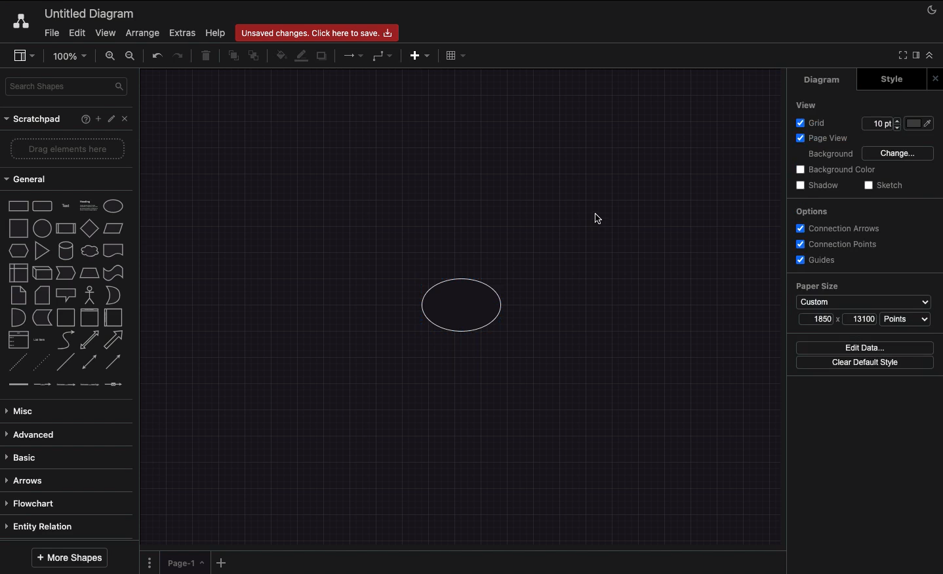 The height and width of the screenshot is (574, 943). Describe the element at coordinates (66, 363) in the screenshot. I see `Line` at that location.